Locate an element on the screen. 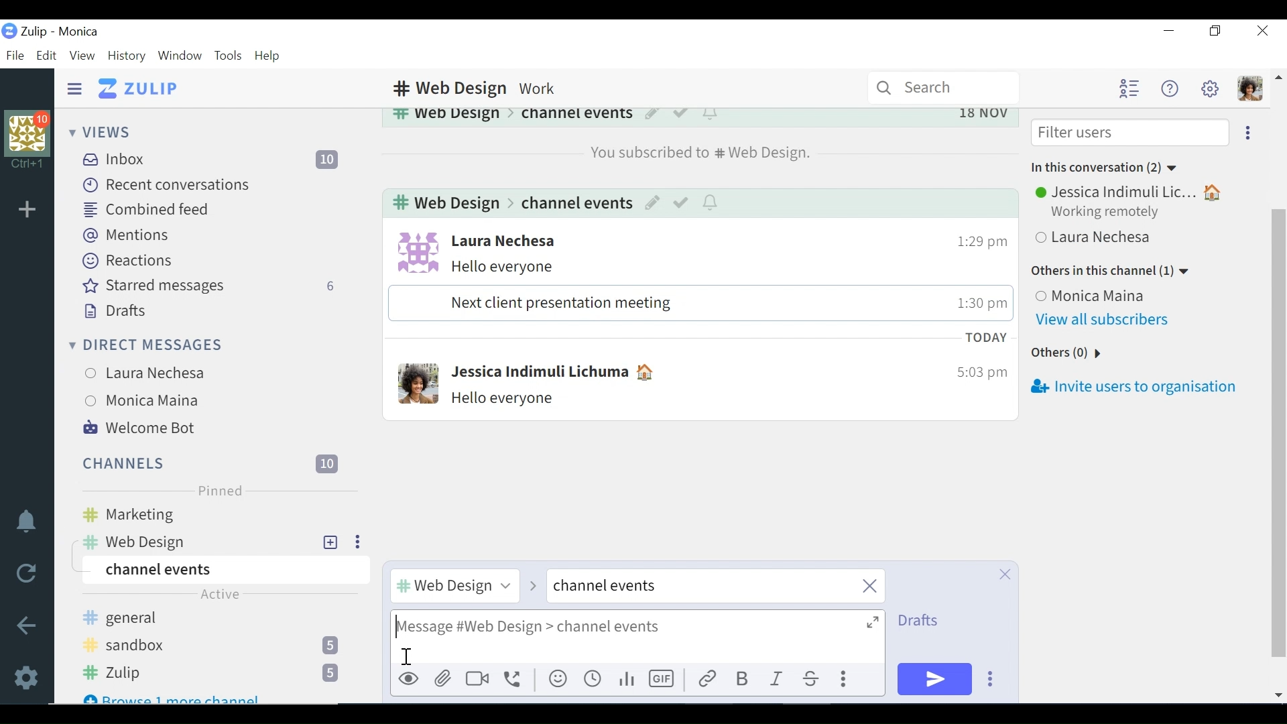  User is located at coordinates (152, 371).